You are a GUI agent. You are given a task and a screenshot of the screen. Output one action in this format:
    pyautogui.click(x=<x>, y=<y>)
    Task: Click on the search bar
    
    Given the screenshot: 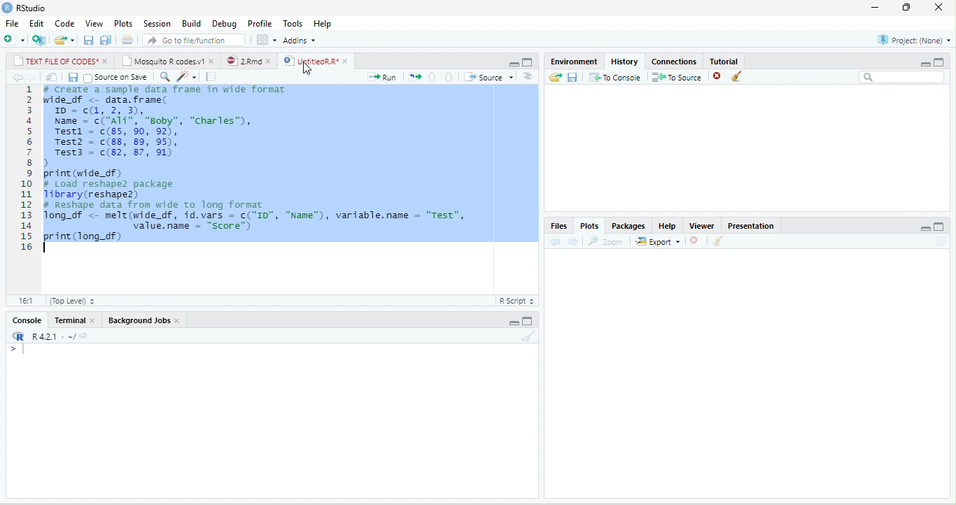 What is the action you would take?
    pyautogui.click(x=903, y=77)
    